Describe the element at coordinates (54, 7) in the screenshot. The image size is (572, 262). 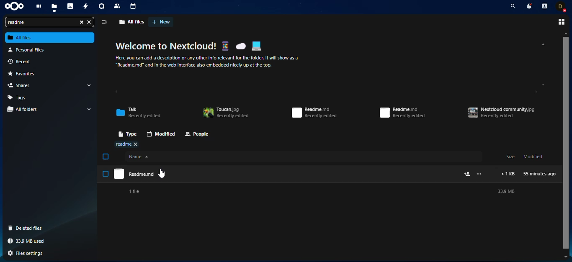
I see `files` at that location.